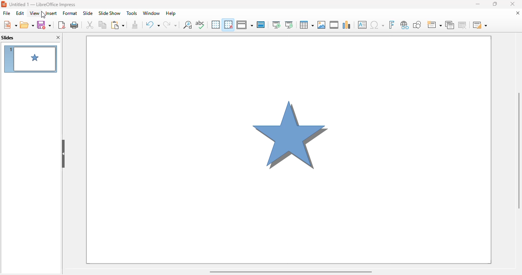 The width and height of the screenshot is (522, 275). I want to click on horizontal scroll bar, so click(290, 272).